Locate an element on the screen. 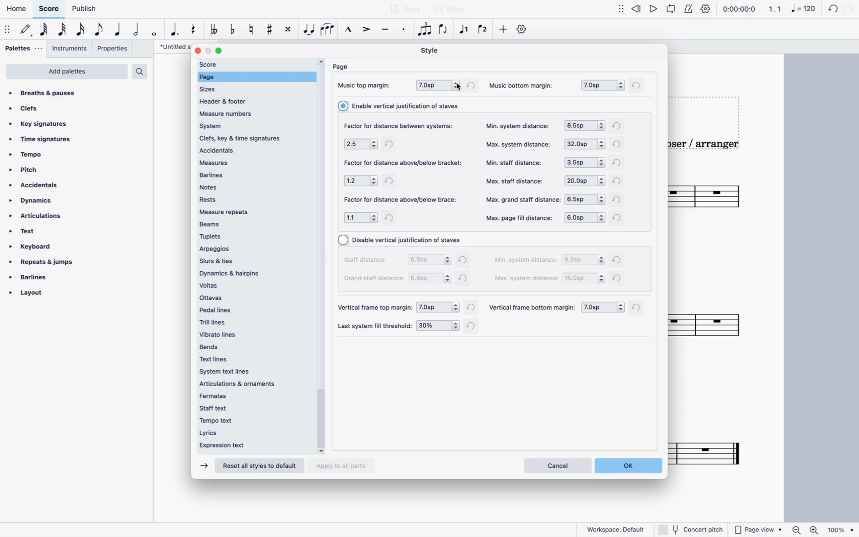 This screenshot has width=859, height=537. grand staff distance is located at coordinates (374, 279).